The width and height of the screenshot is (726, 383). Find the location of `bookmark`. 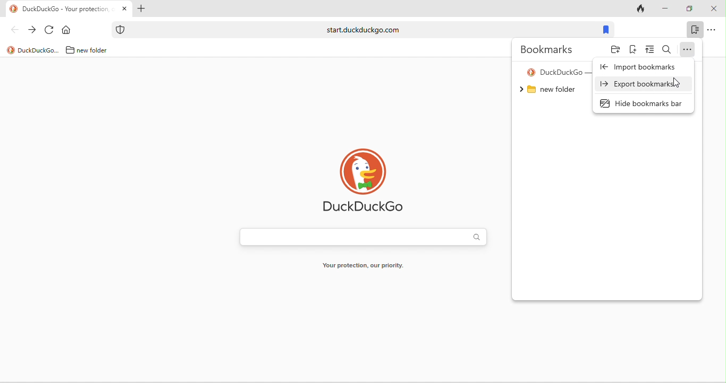

bookmark is located at coordinates (633, 49).